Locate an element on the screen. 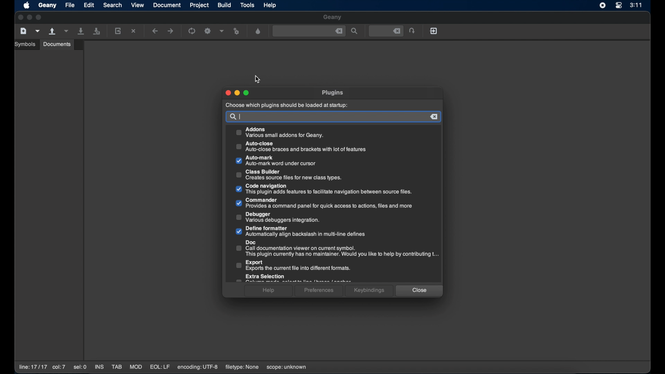 This screenshot has width=665, height=374. file is located at coordinates (70, 5).